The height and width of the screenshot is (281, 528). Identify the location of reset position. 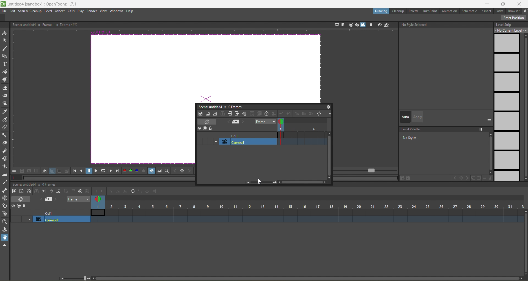
(514, 18).